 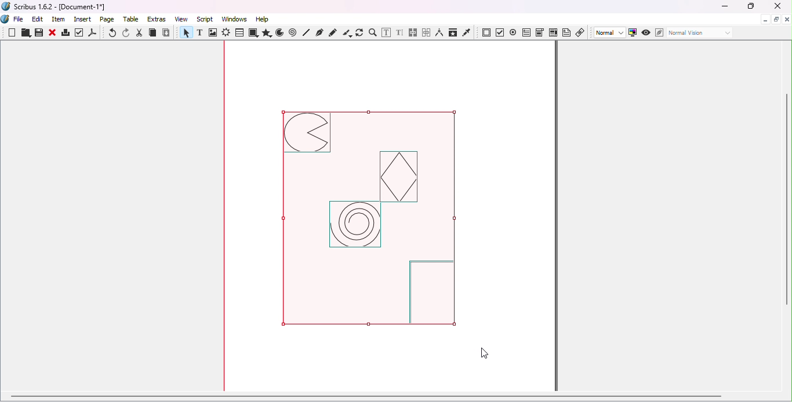 What do you see at coordinates (539, 32) in the screenshot?
I see `PDF combo box` at bounding box center [539, 32].